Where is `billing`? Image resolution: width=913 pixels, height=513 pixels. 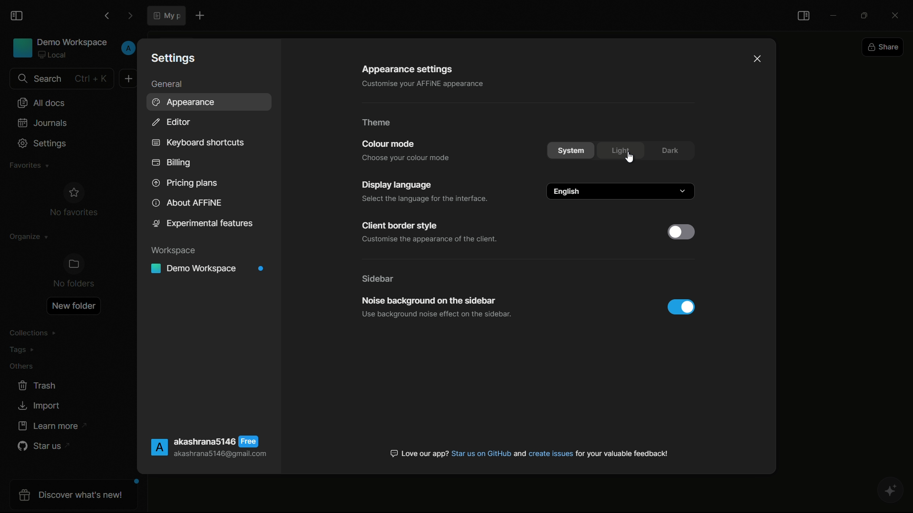 billing is located at coordinates (172, 164).